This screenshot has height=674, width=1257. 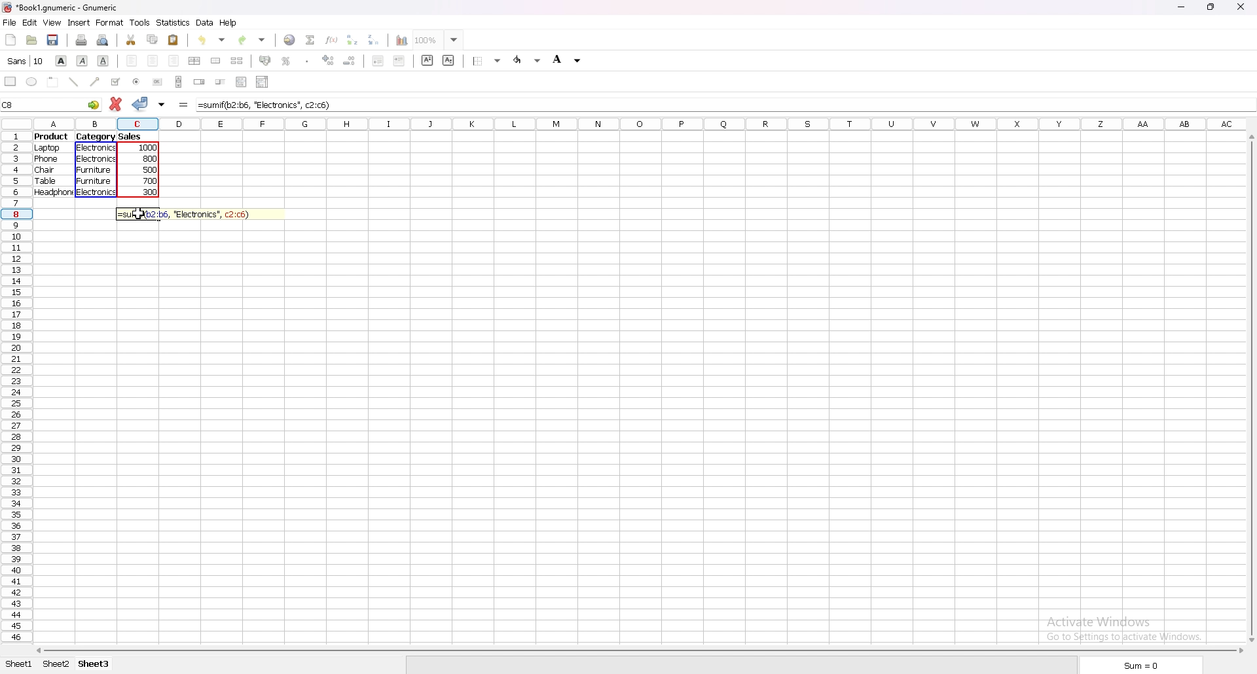 What do you see at coordinates (439, 40) in the screenshot?
I see `zoom` at bounding box center [439, 40].